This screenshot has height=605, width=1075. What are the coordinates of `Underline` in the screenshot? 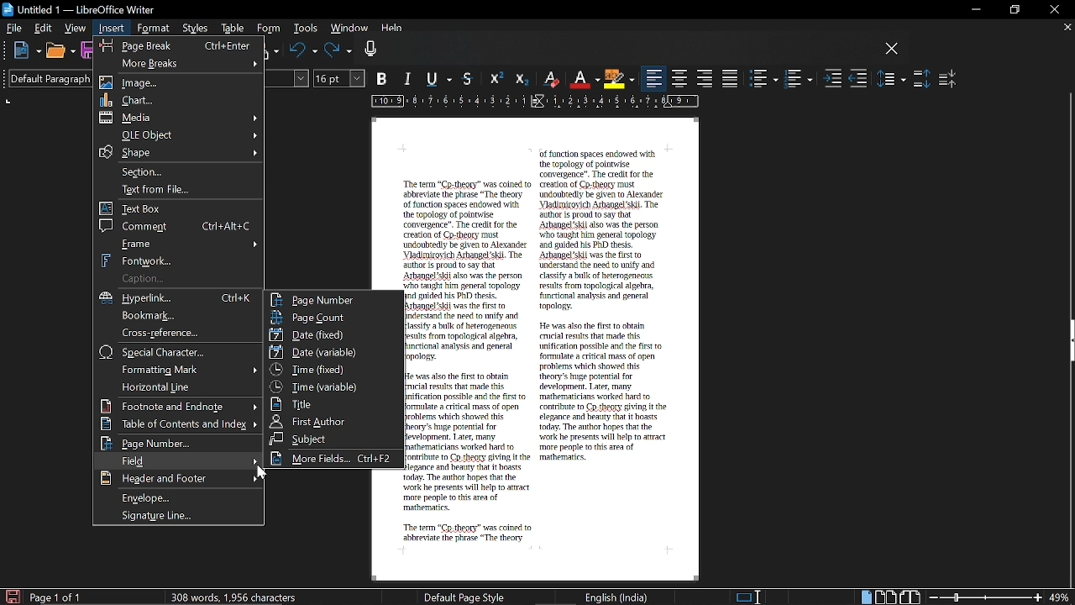 It's located at (585, 79).